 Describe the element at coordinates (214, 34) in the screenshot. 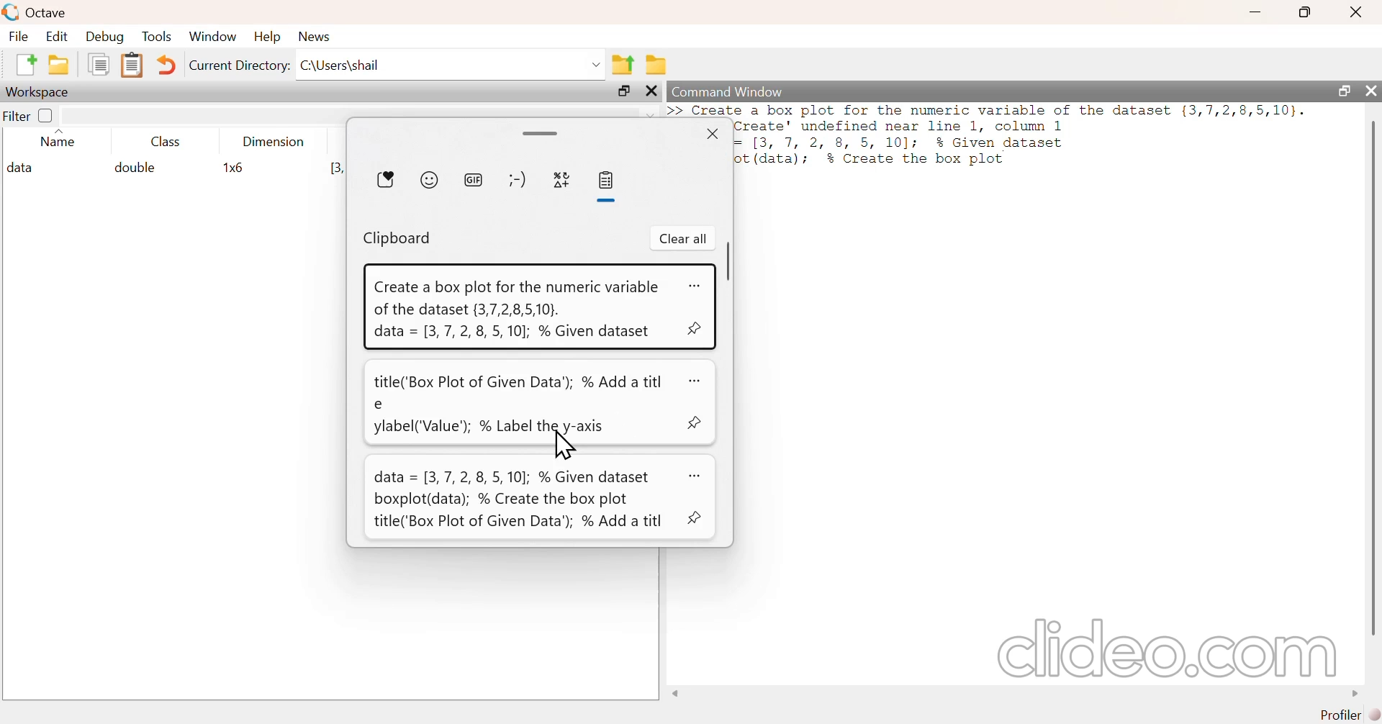

I see `window` at that location.